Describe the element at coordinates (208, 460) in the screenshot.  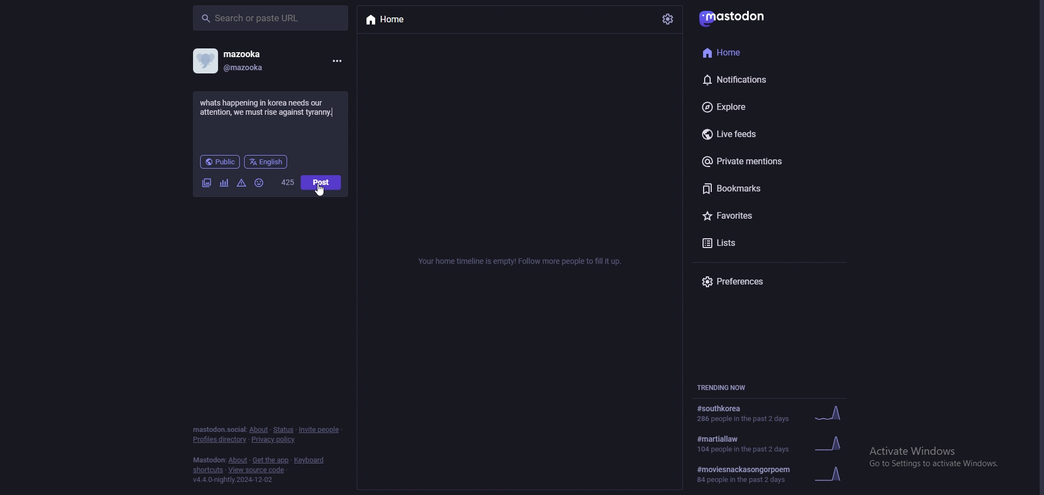
I see `mastodon` at that location.